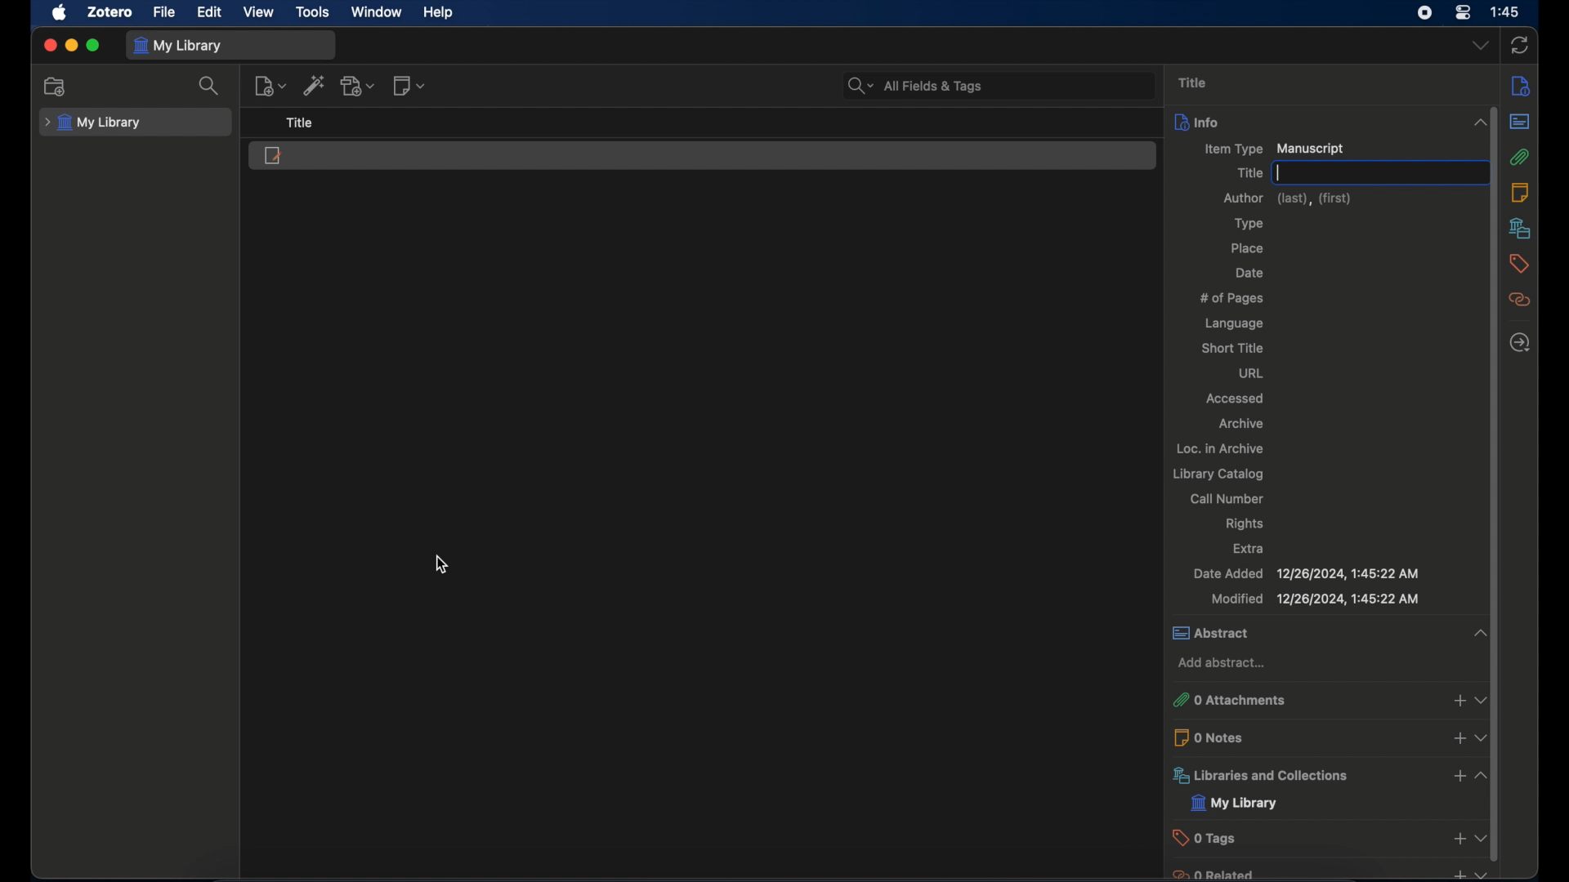  I want to click on loc. in archive, so click(1221, 448).